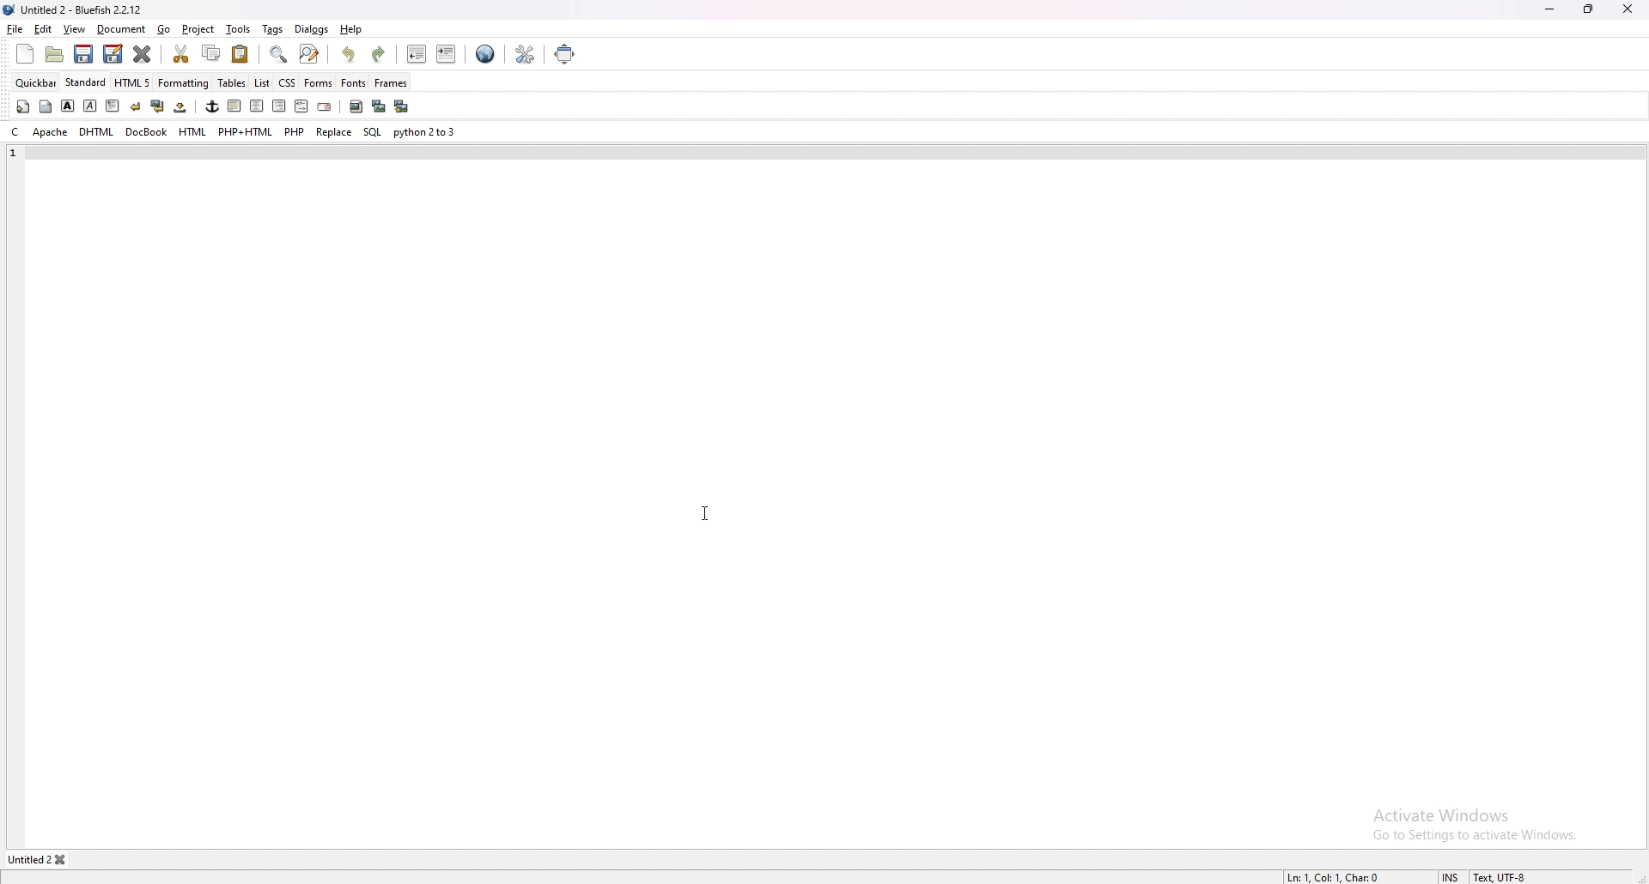  I want to click on view, so click(76, 28).